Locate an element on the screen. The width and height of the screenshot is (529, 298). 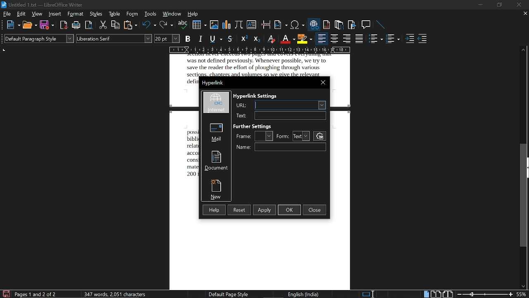
close is located at coordinates (315, 209).